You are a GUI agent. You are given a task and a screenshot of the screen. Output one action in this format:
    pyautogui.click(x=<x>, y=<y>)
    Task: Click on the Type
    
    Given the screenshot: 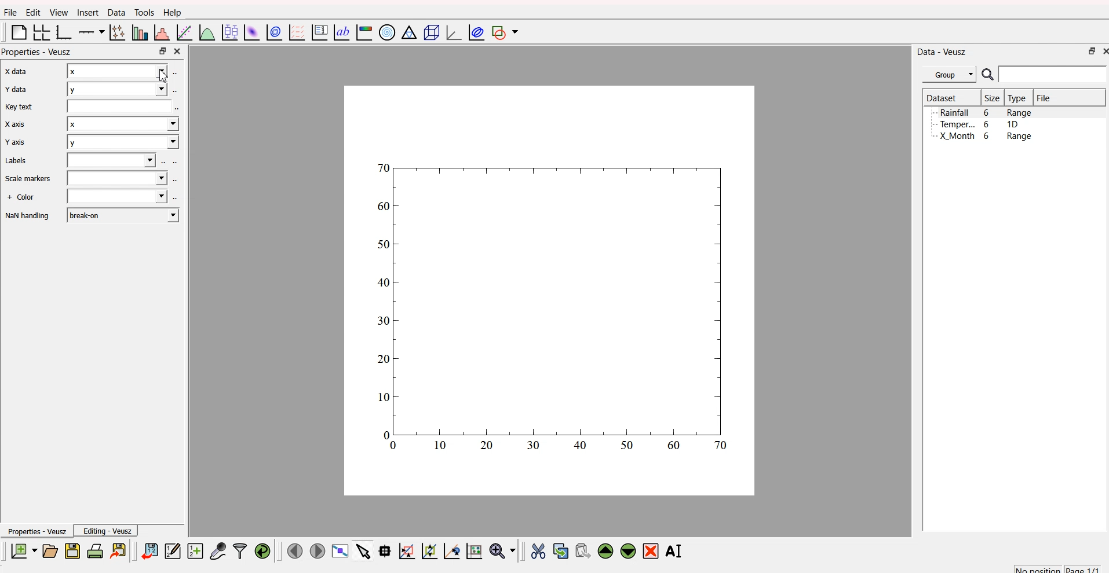 What is the action you would take?
    pyautogui.click(x=1017, y=98)
    